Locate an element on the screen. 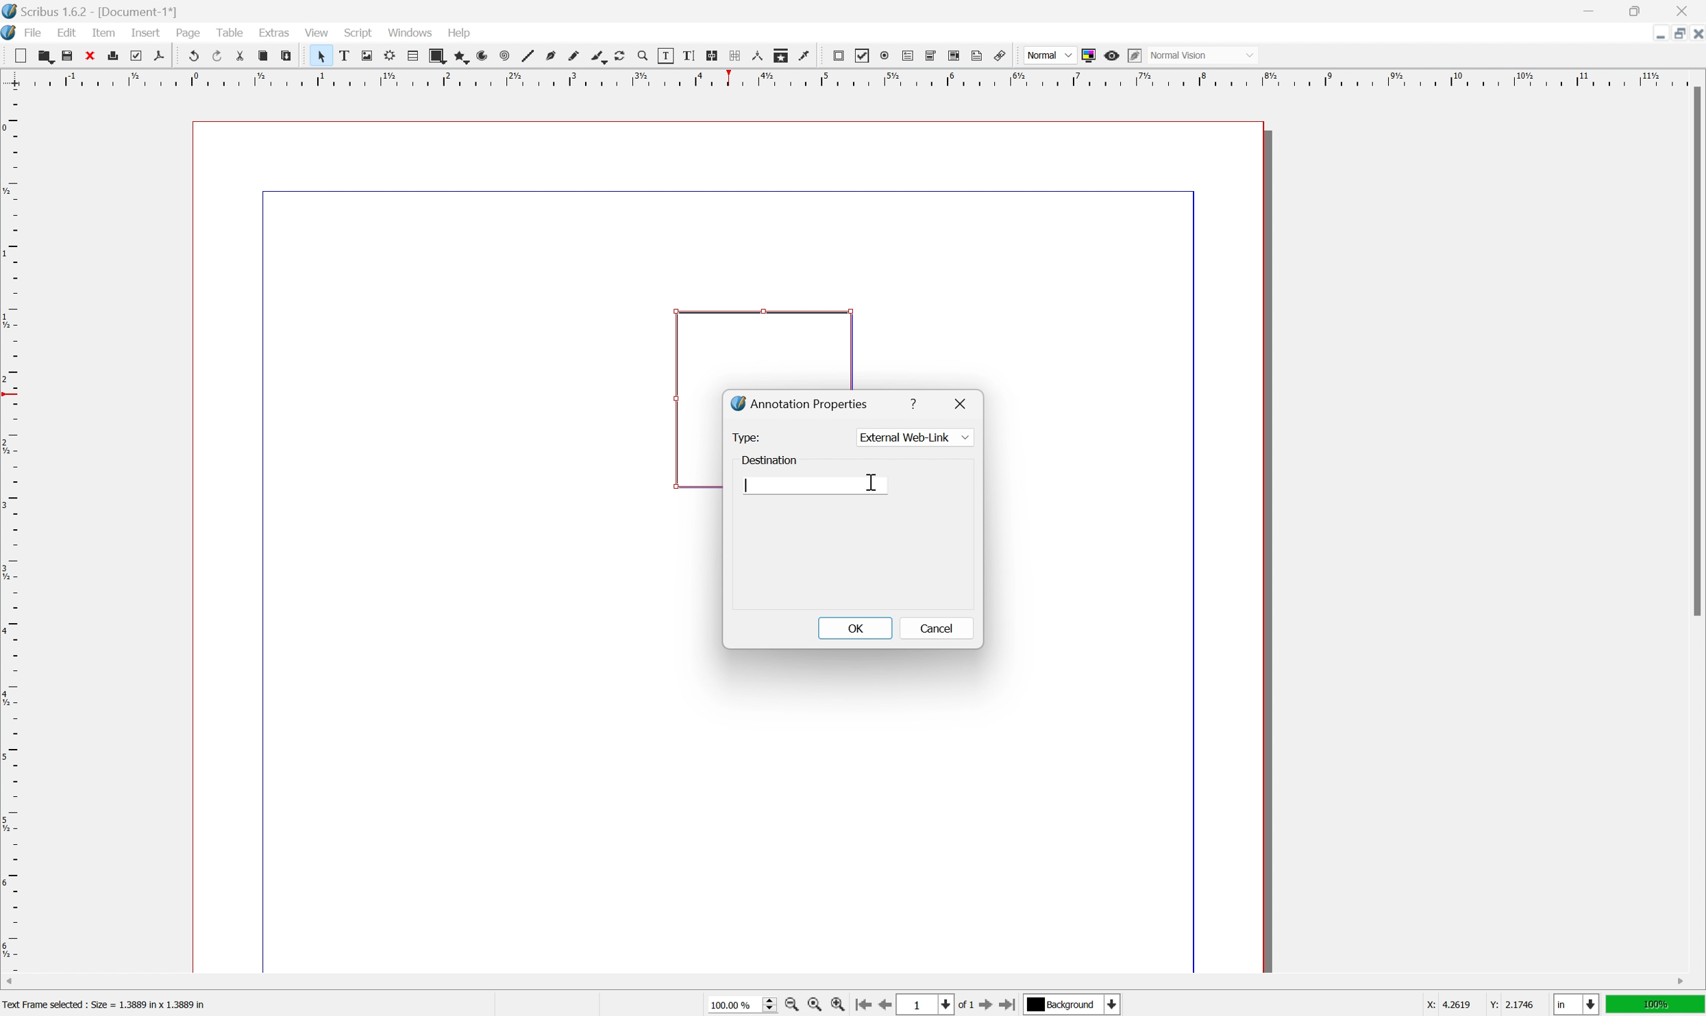 This screenshot has width=1706, height=1016. close is located at coordinates (1695, 36).